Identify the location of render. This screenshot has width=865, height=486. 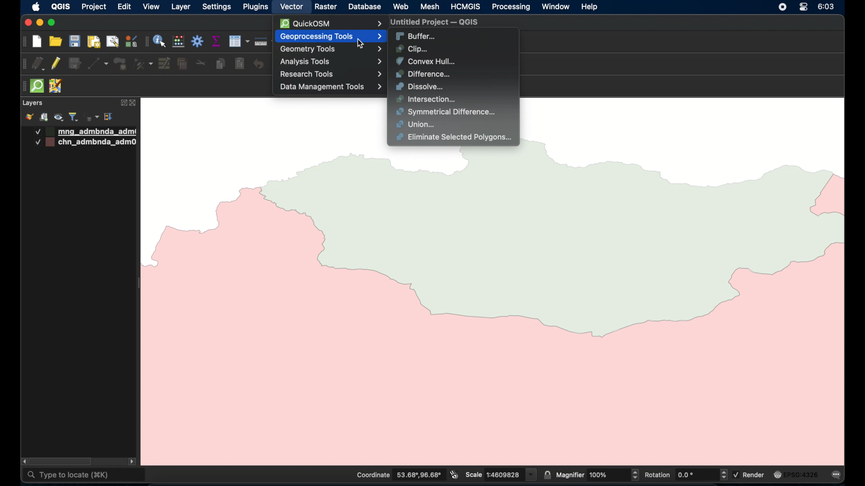
(750, 474).